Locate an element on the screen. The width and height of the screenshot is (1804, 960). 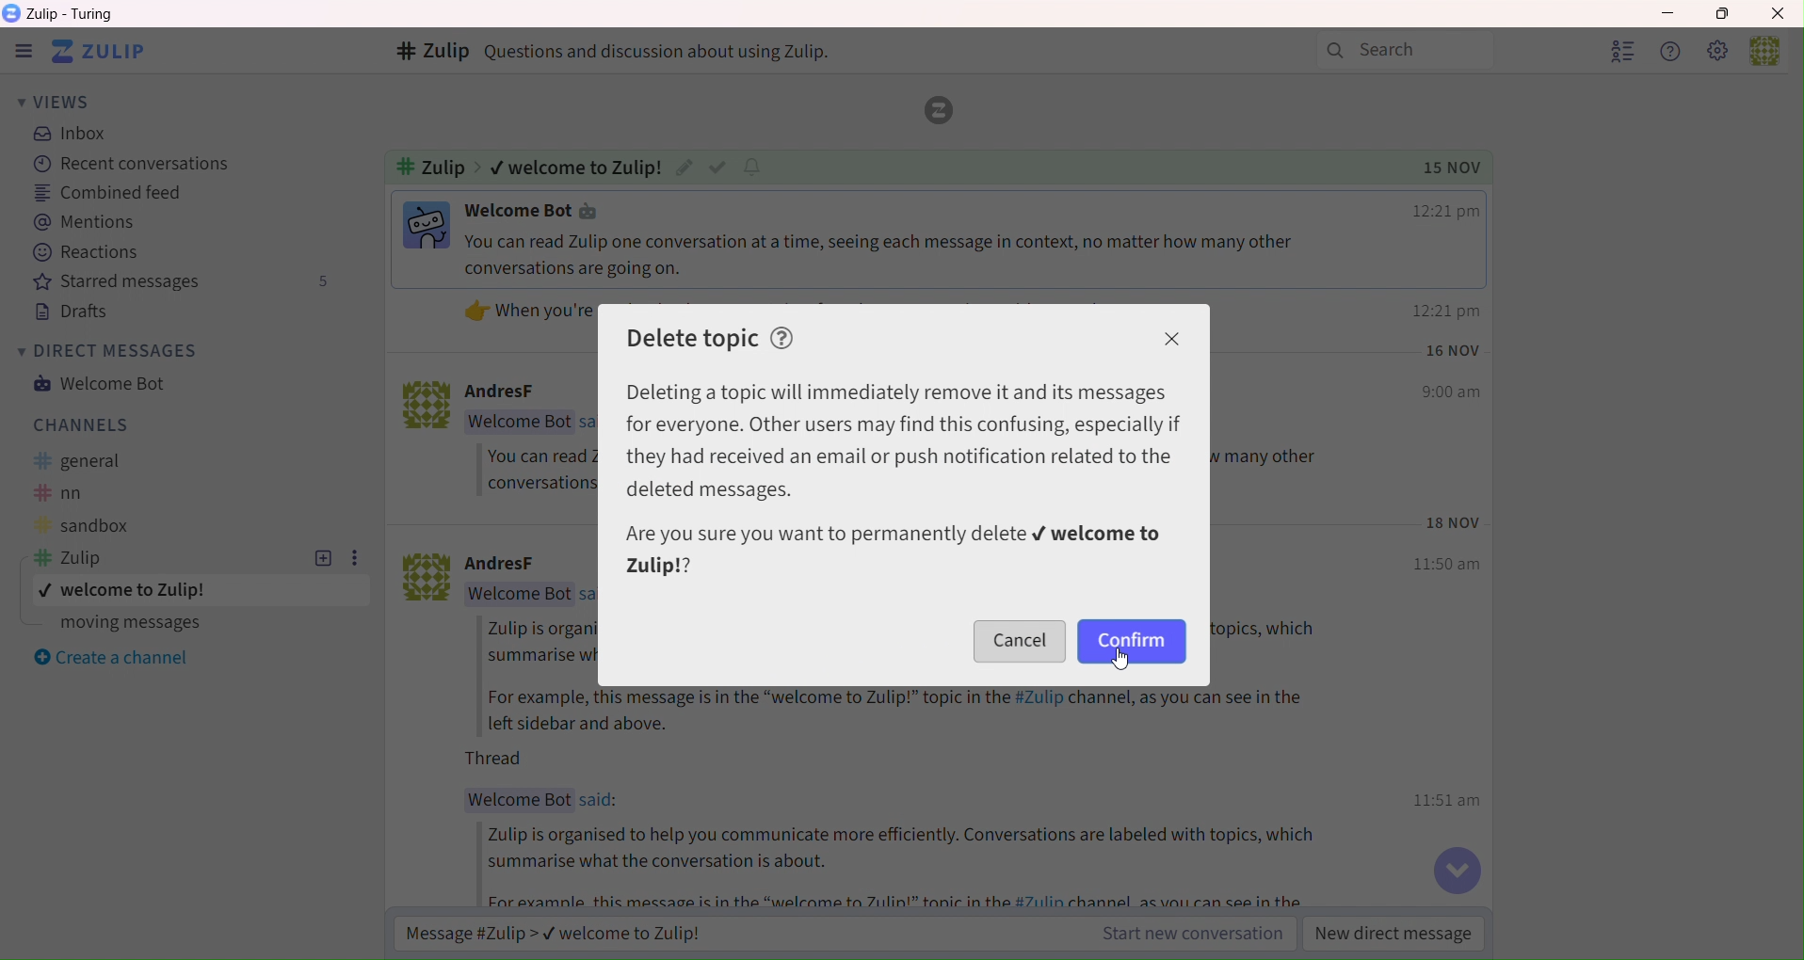
Edit is located at coordinates (683, 167).